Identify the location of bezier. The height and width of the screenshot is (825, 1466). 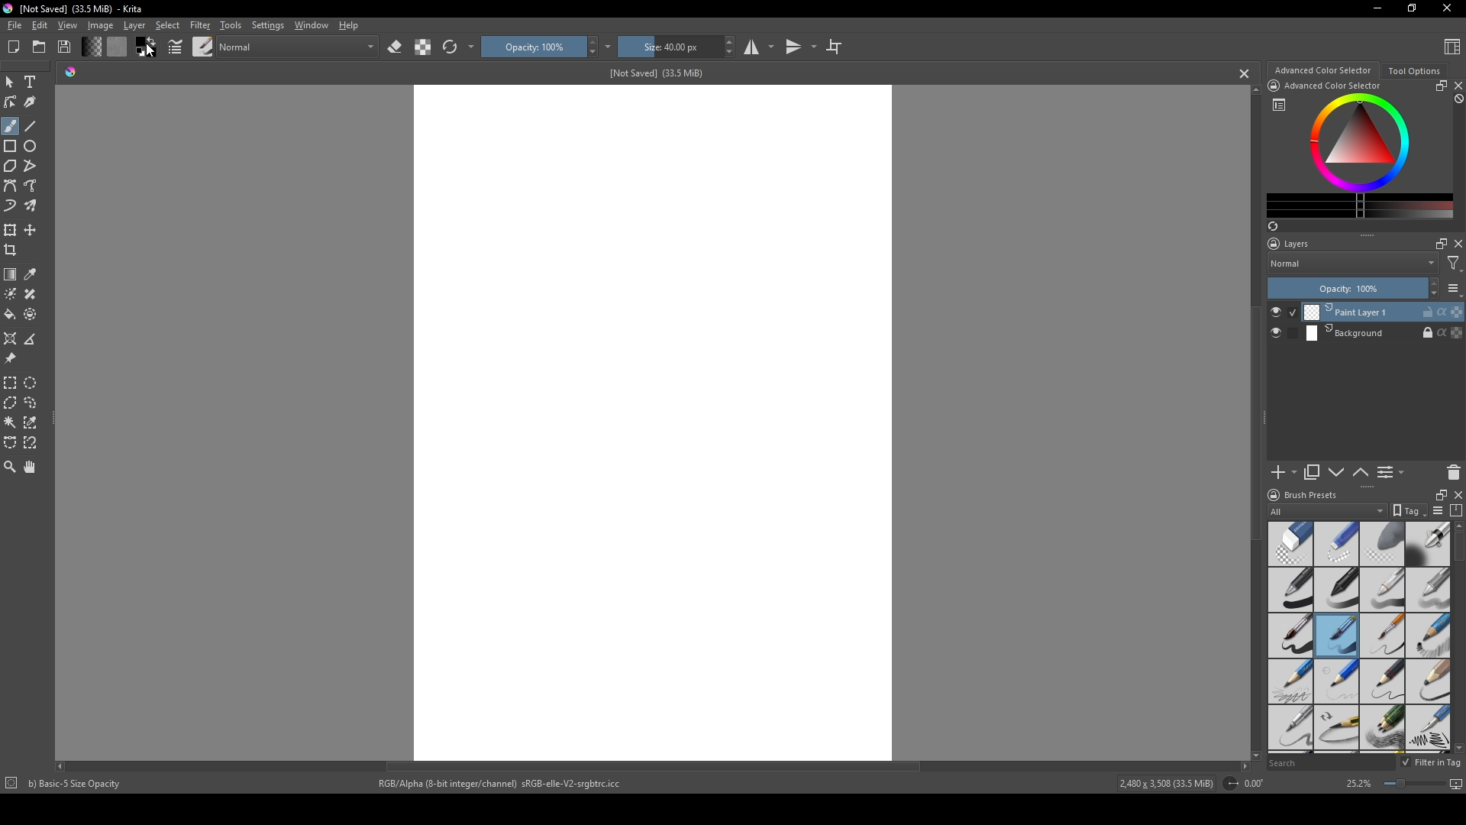
(11, 186).